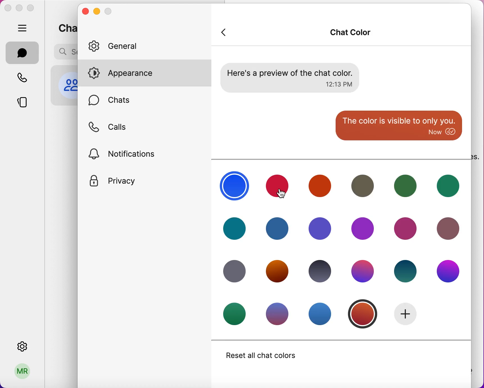  Describe the element at coordinates (26, 79) in the screenshot. I see `calls` at that location.